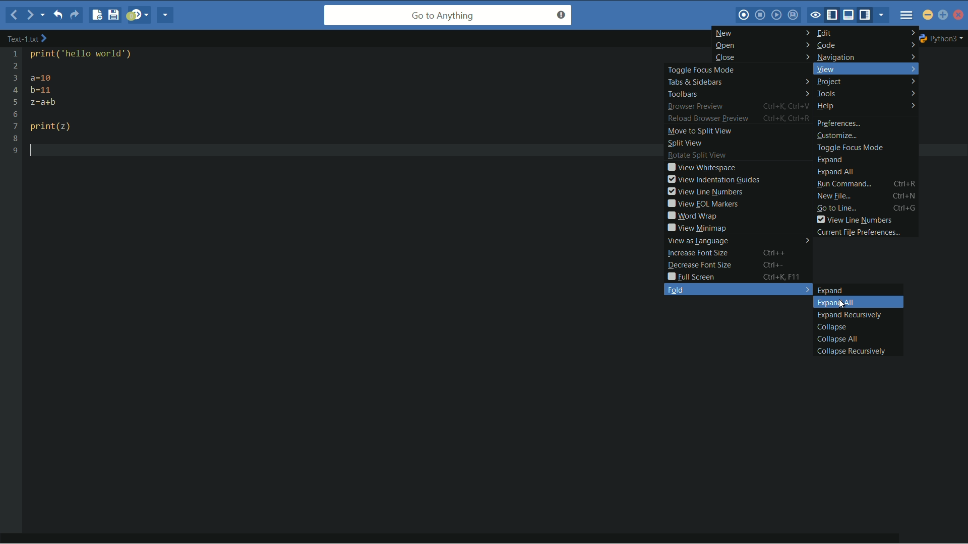 This screenshot has height=544, width=968. Describe the element at coordinates (701, 203) in the screenshot. I see `view eol markers` at that location.